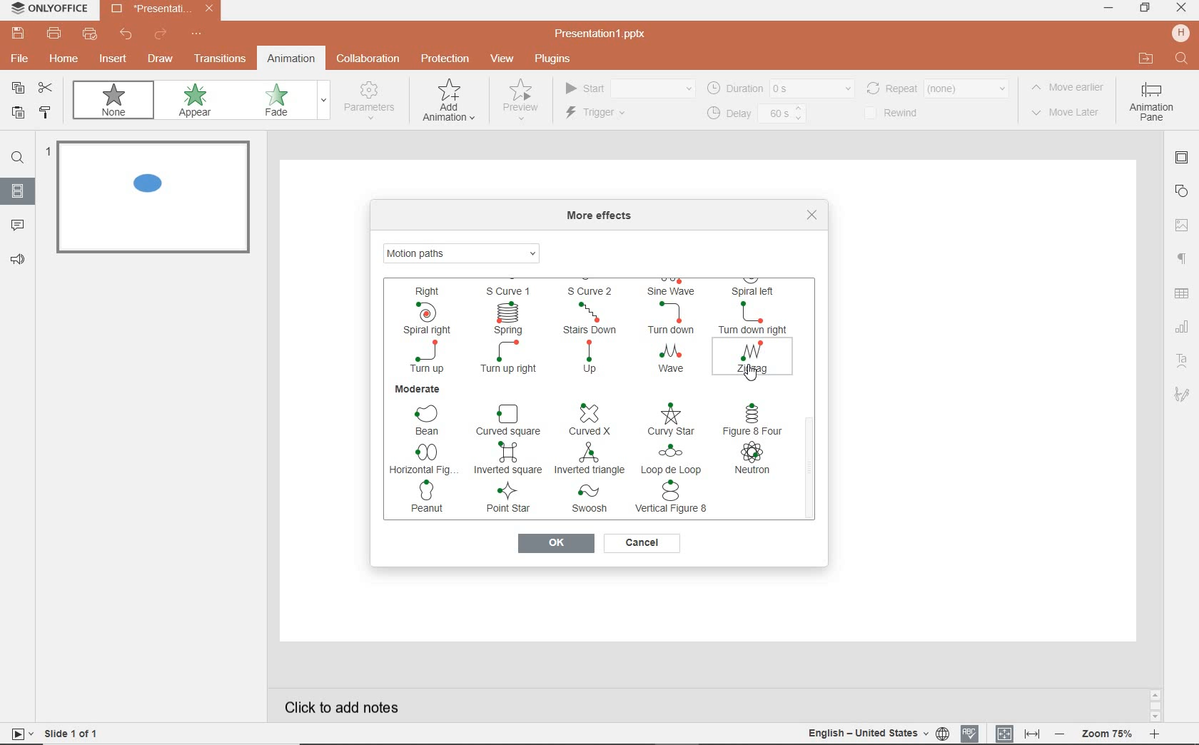 This screenshot has height=745, width=1199. What do you see at coordinates (427, 356) in the screenshot?
I see `turn up` at bounding box center [427, 356].